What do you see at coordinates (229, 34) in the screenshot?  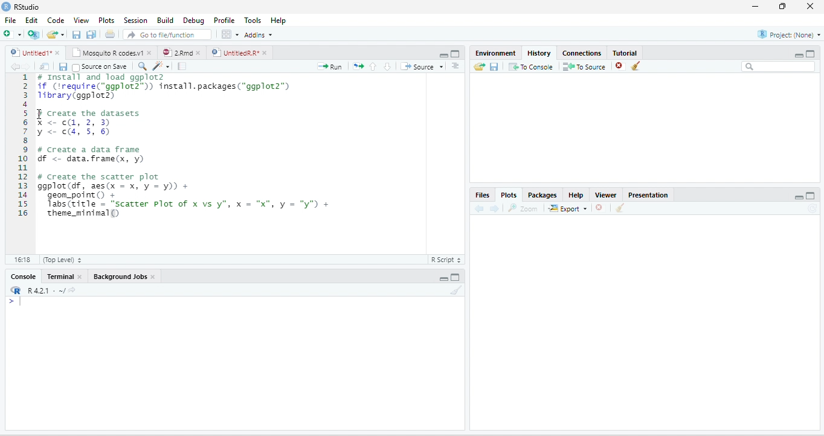 I see `Workspace panes` at bounding box center [229, 34].